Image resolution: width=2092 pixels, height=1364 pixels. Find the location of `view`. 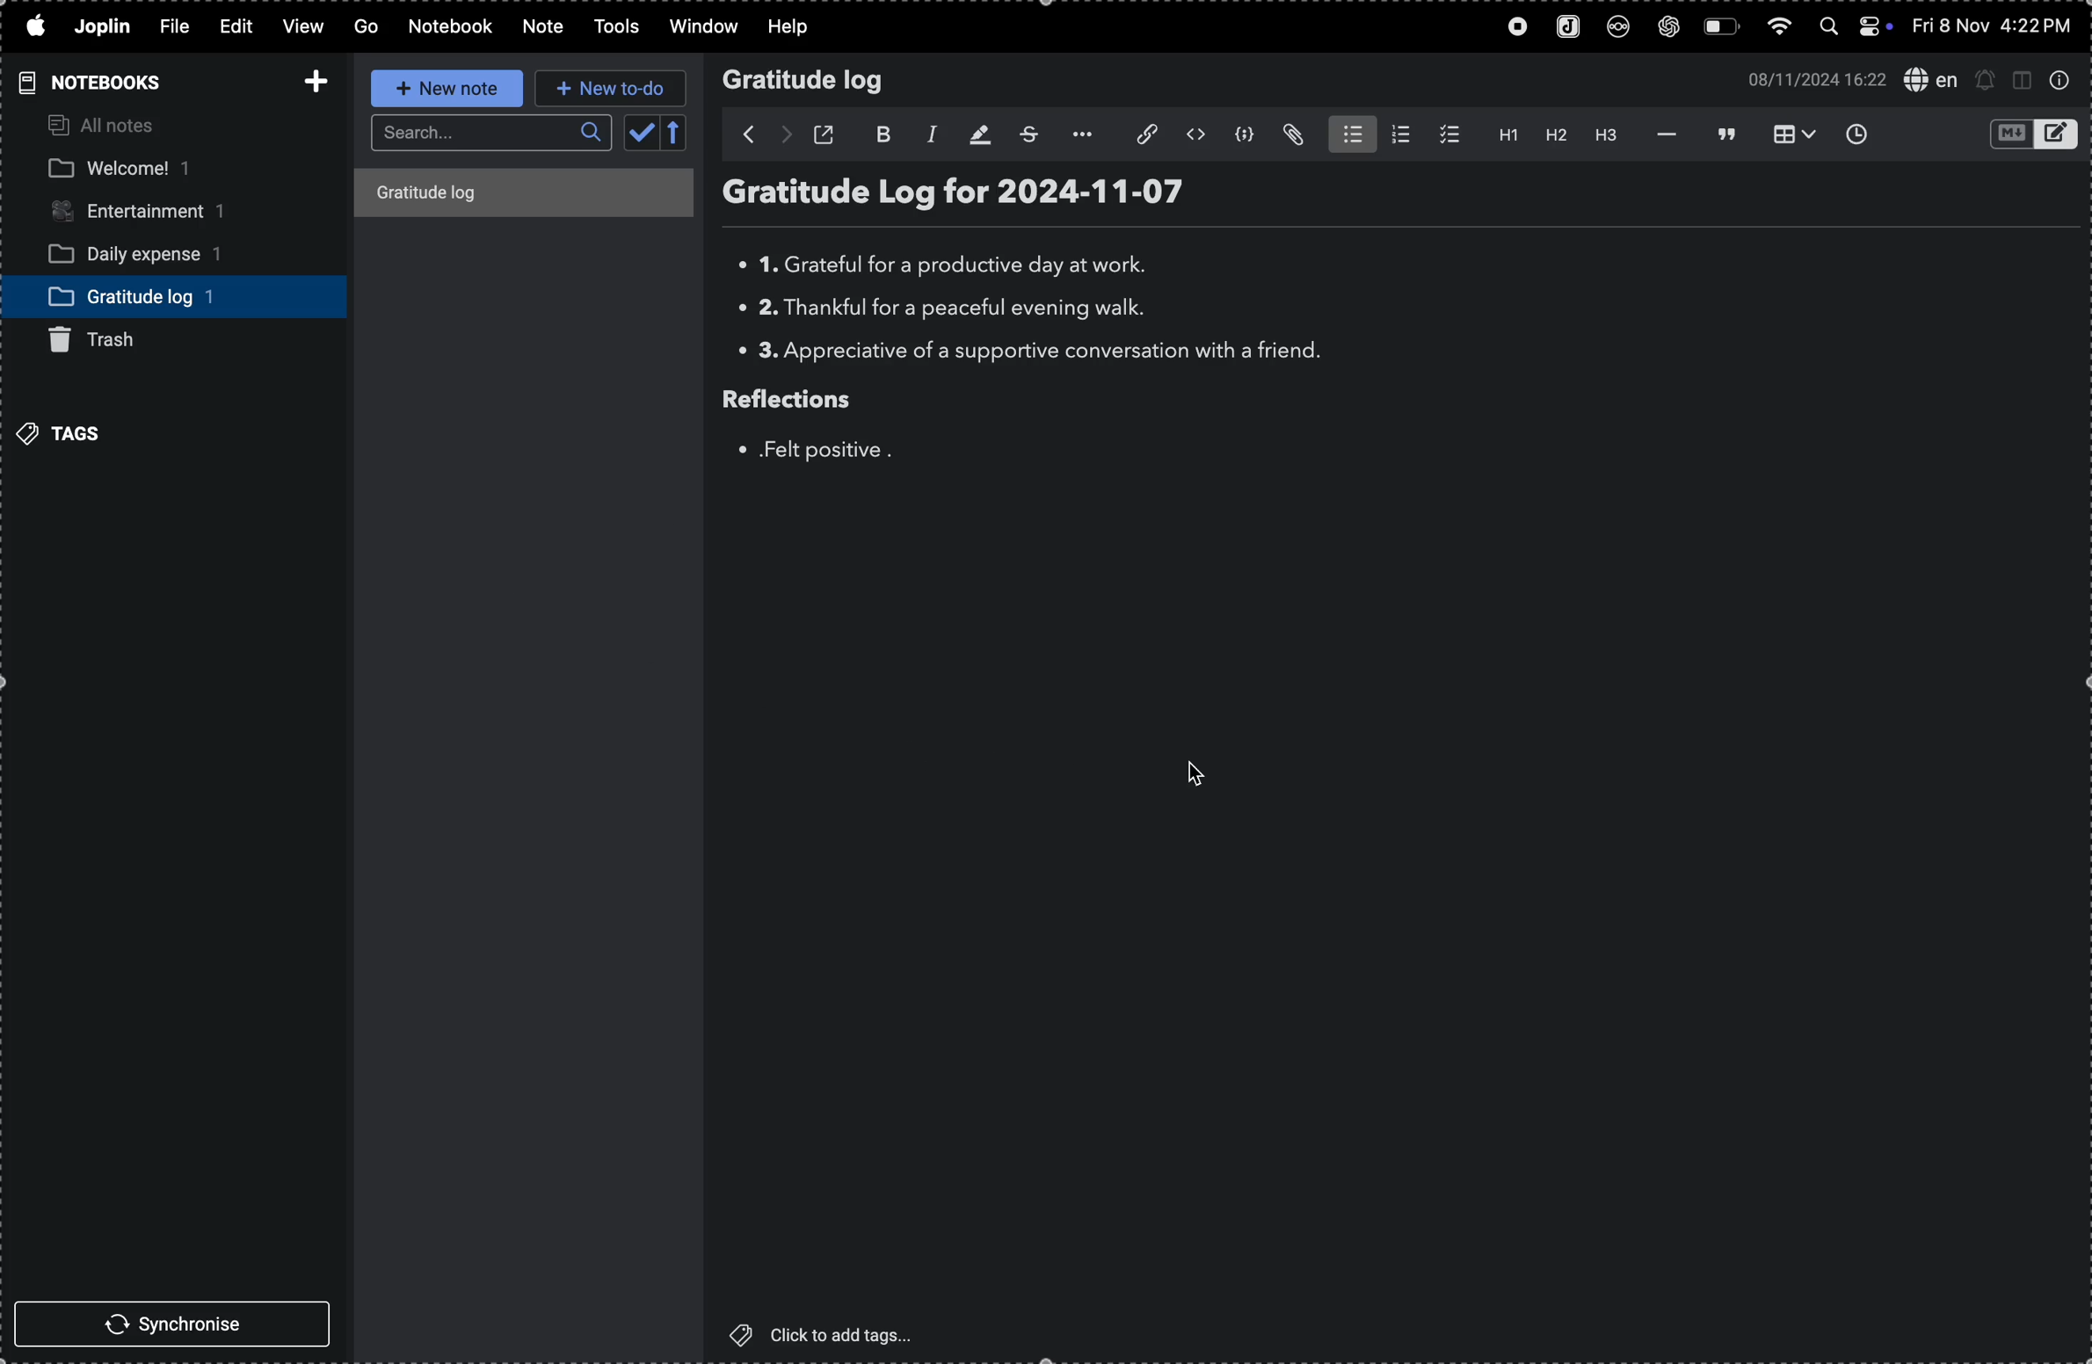

view is located at coordinates (302, 27).